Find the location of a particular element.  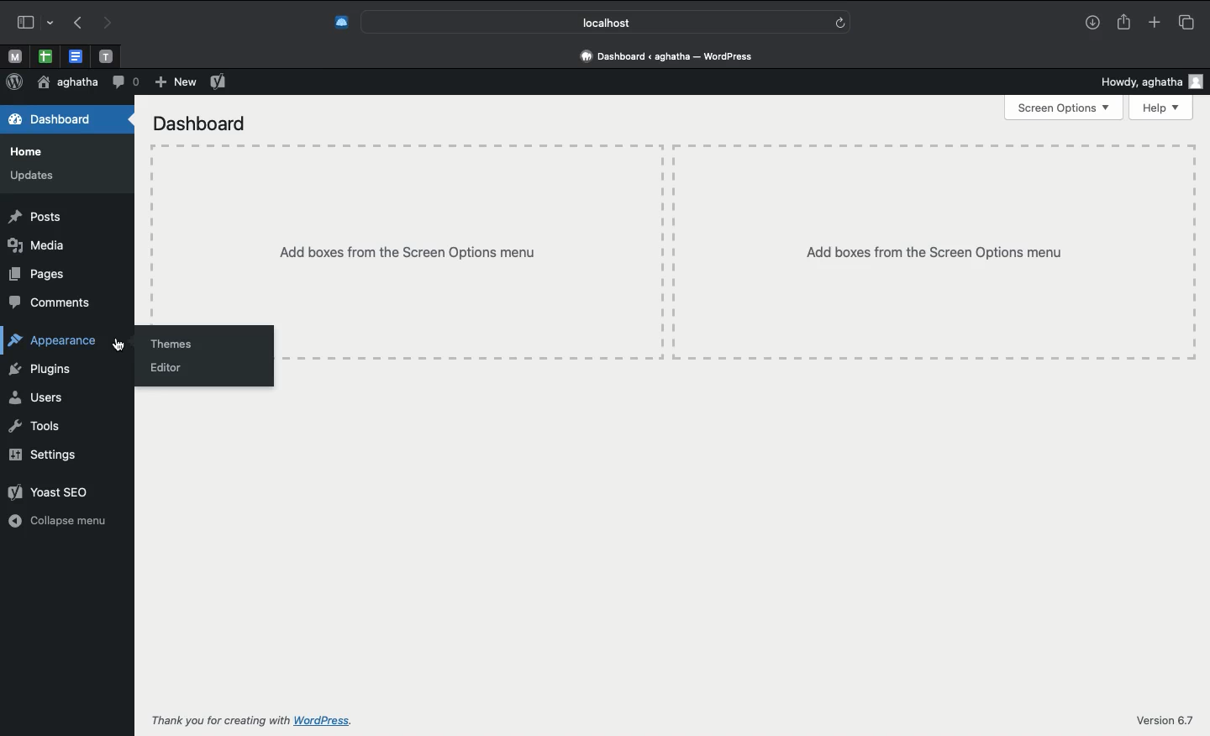

Share is located at coordinates (1123, 20).